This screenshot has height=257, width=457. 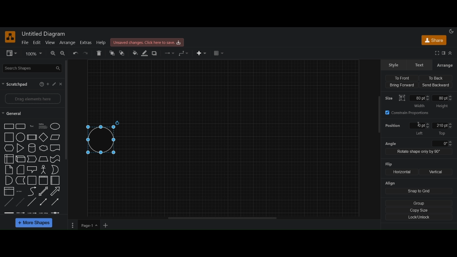 I want to click on group, so click(x=419, y=203).